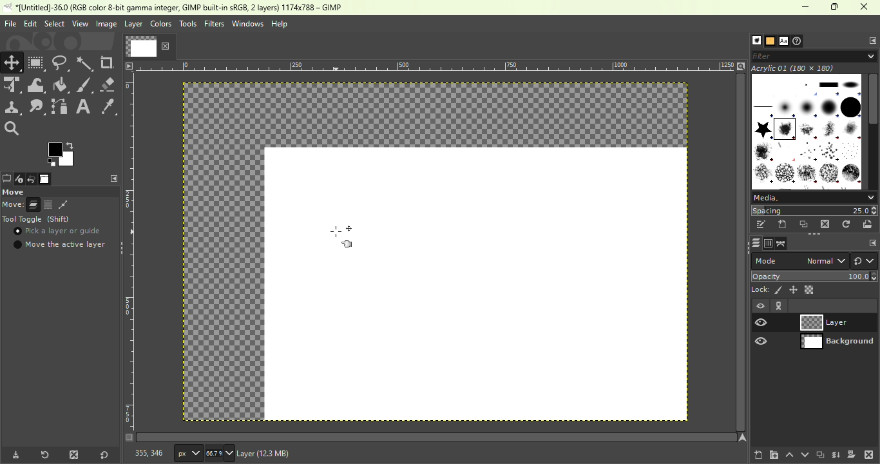  Describe the element at coordinates (220, 453) in the screenshot. I see `Enter image size` at that location.